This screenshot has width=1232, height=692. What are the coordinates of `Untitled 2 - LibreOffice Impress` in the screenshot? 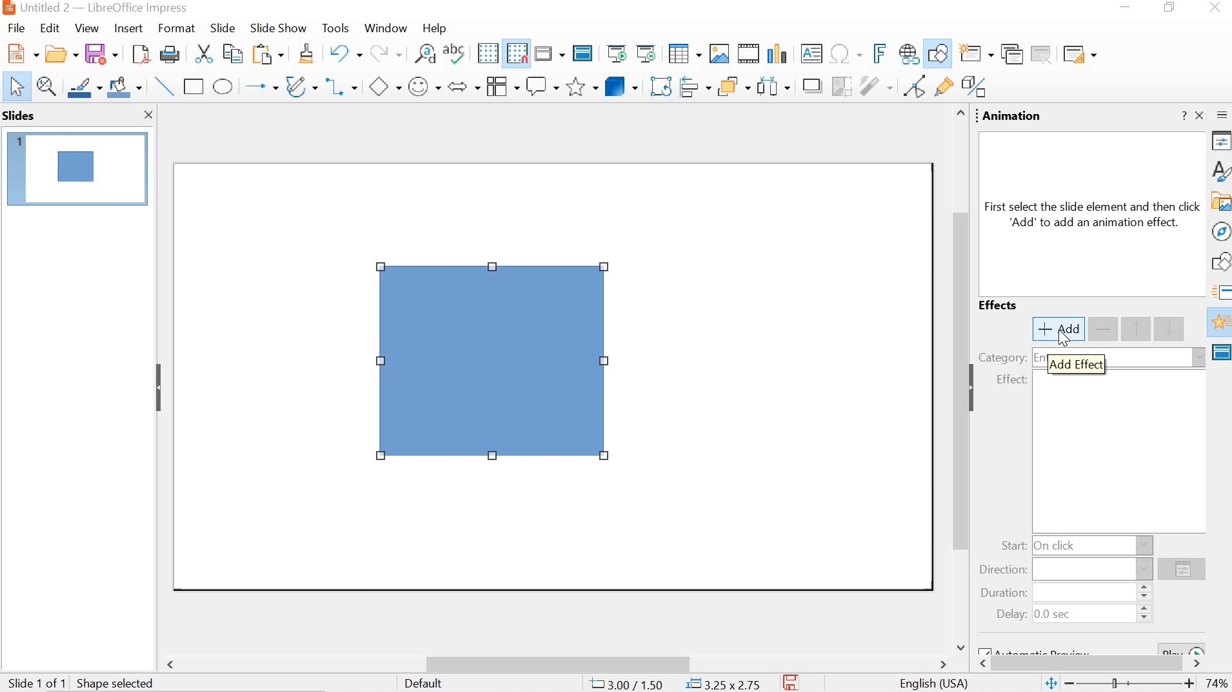 It's located at (93, 8).